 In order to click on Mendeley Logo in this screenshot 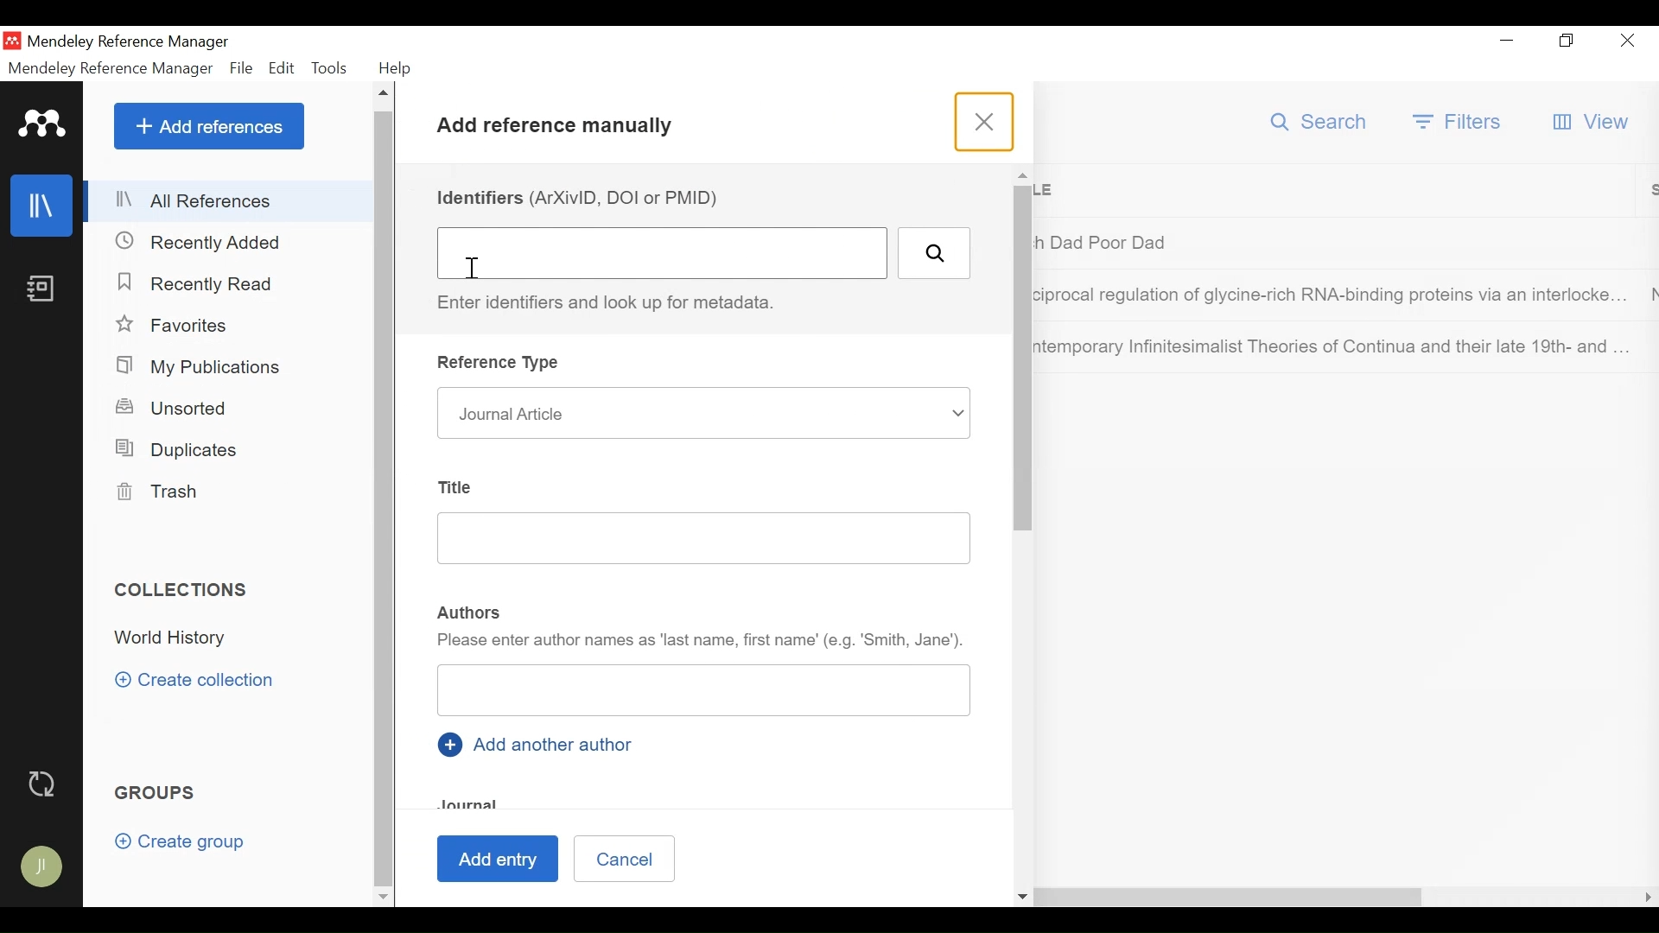, I will do `click(39, 122)`.